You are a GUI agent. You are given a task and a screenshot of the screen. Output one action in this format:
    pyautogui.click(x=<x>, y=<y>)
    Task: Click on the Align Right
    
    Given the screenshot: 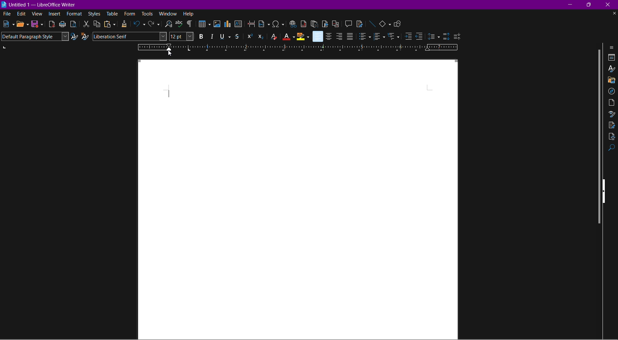 What is the action you would take?
    pyautogui.click(x=339, y=36)
    